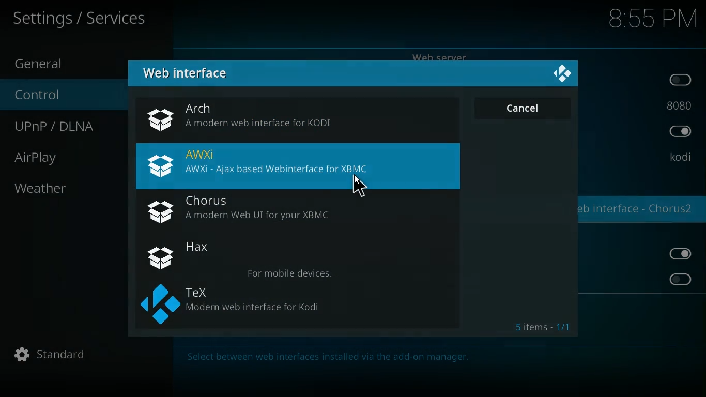 This screenshot has width=706, height=397. I want to click on chorus, so click(297, 211).